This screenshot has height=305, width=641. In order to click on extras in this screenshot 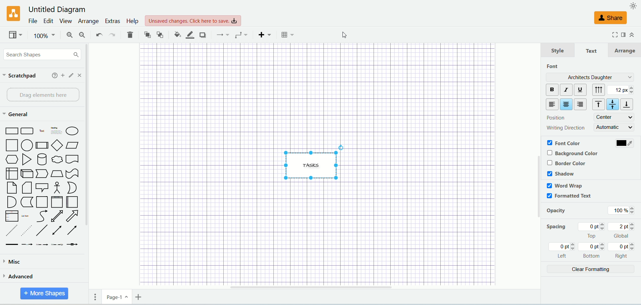, I will do `click(112, 21)`.